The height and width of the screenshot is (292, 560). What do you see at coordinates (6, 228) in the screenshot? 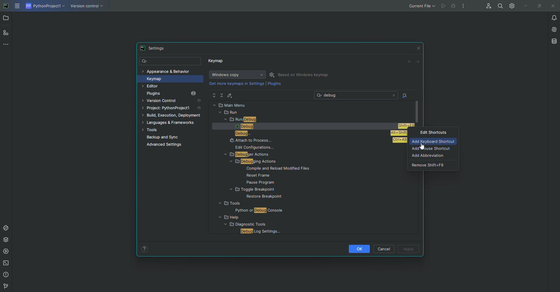
I see `Console` at bounding box center [6, 228].